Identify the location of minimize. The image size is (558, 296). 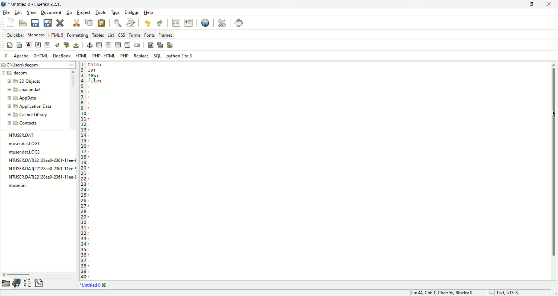
(516, 4).